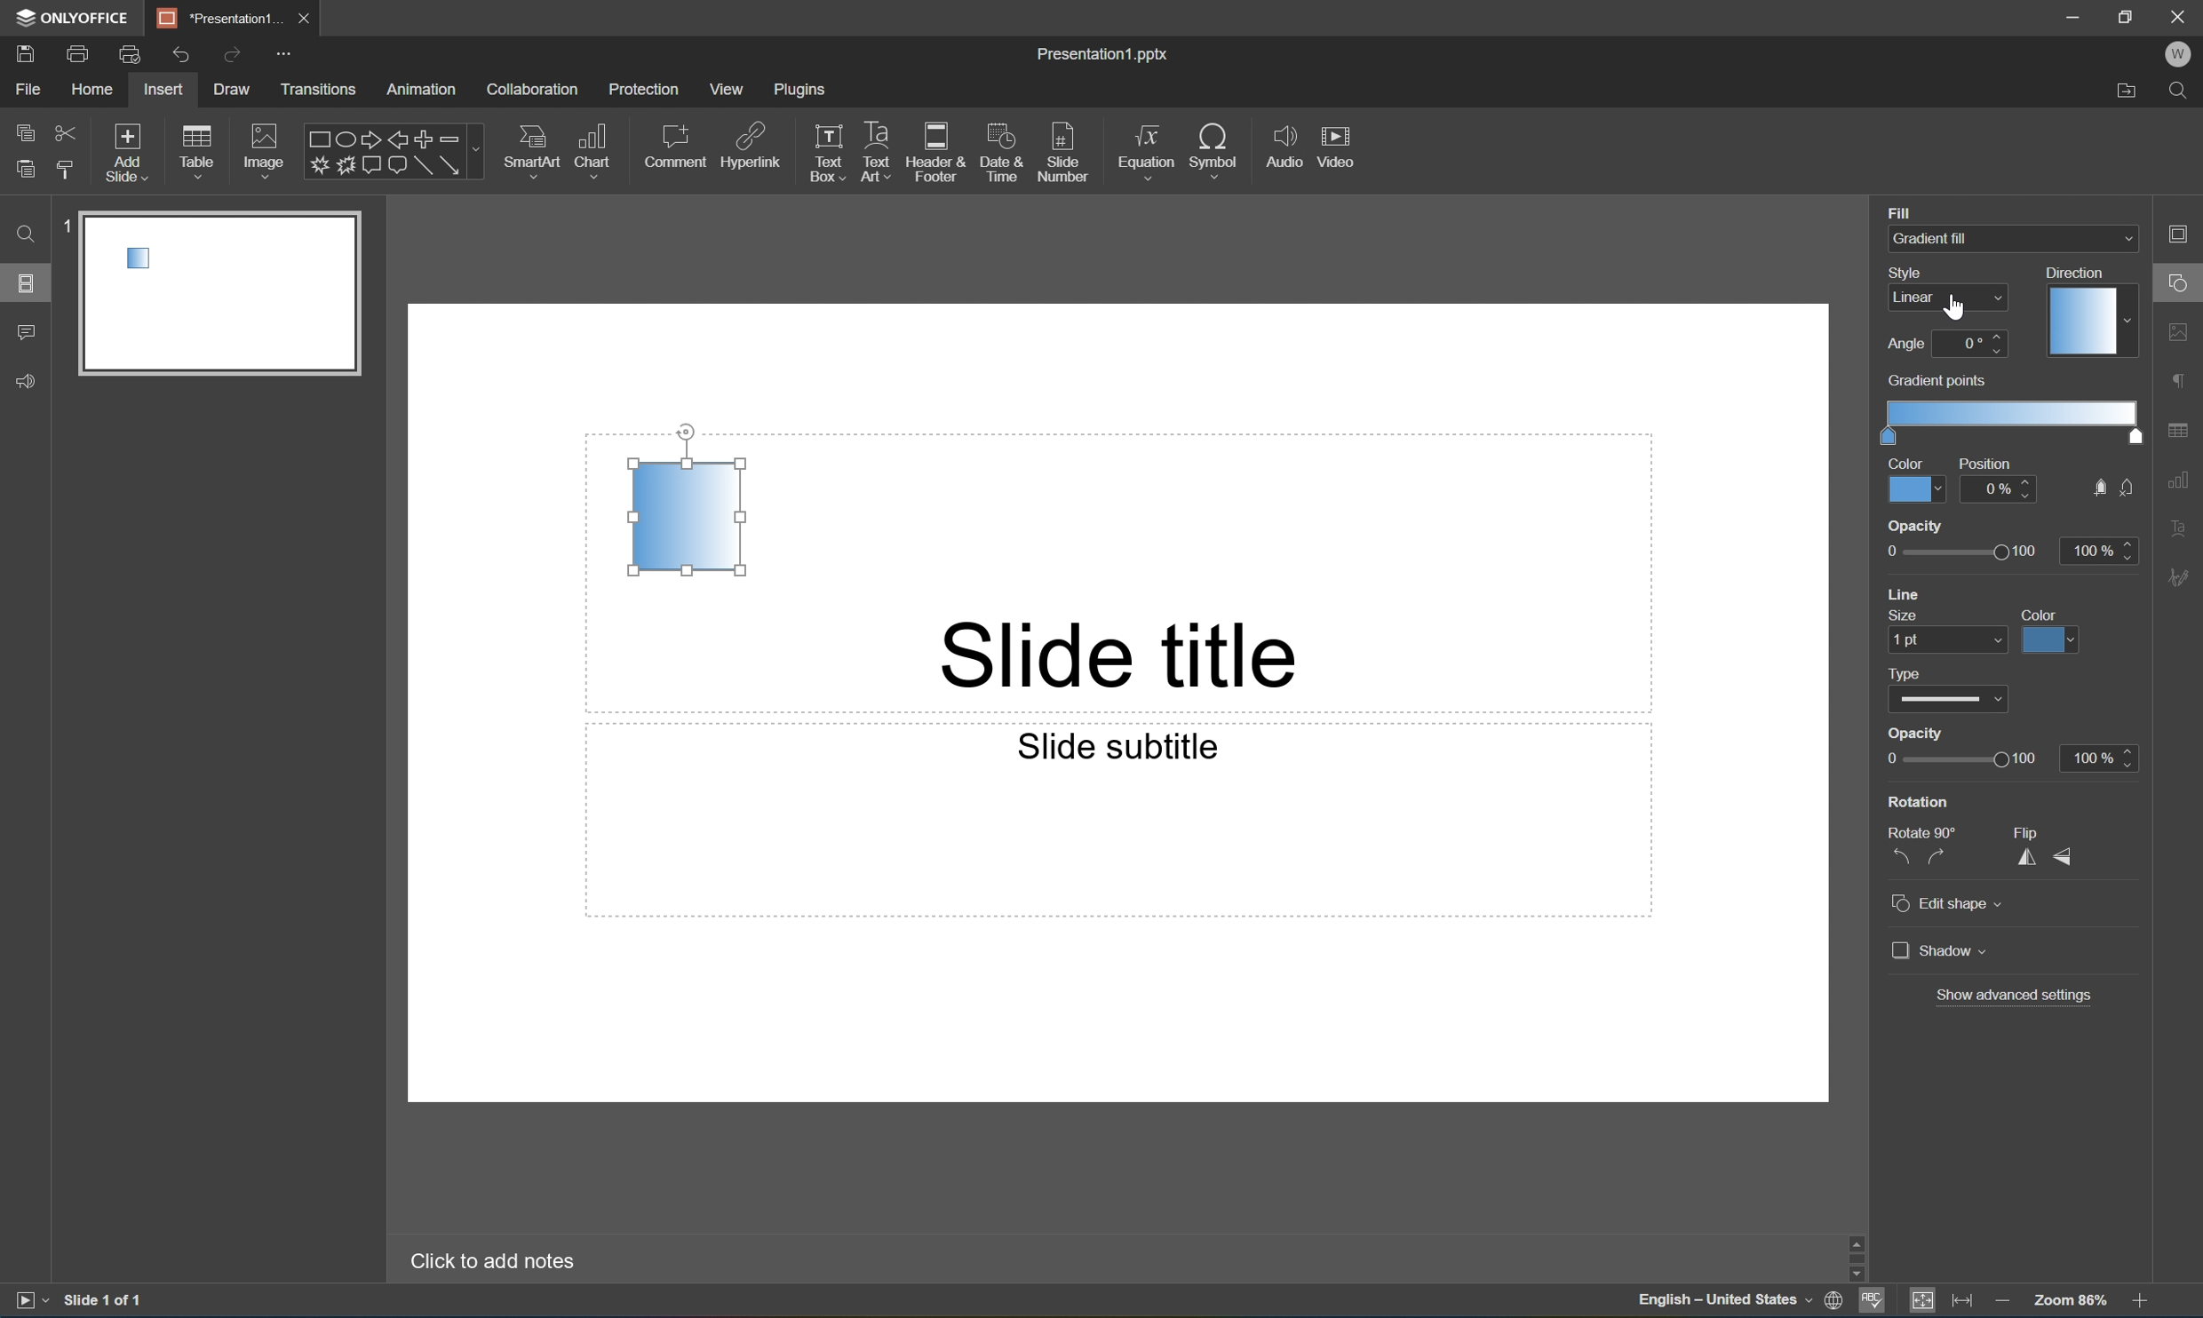 This screenshot has width=2203, height=1318. Describe the element at coordinates (2008, 547) in the screenshot. I see `opacity` at that location.